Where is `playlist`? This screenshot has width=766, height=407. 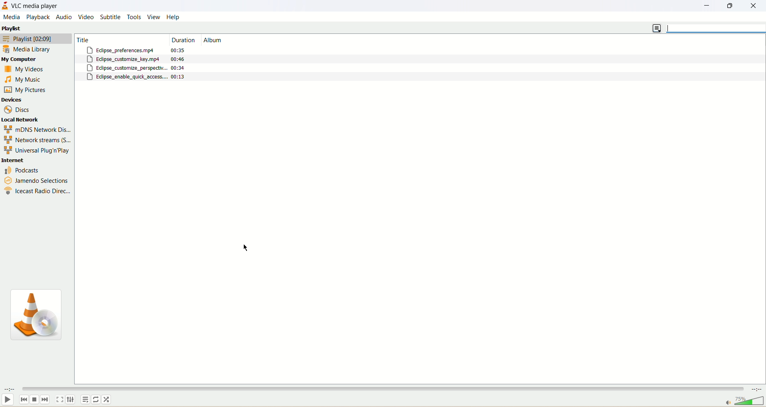
playlist is located at coordinates (14, 28).